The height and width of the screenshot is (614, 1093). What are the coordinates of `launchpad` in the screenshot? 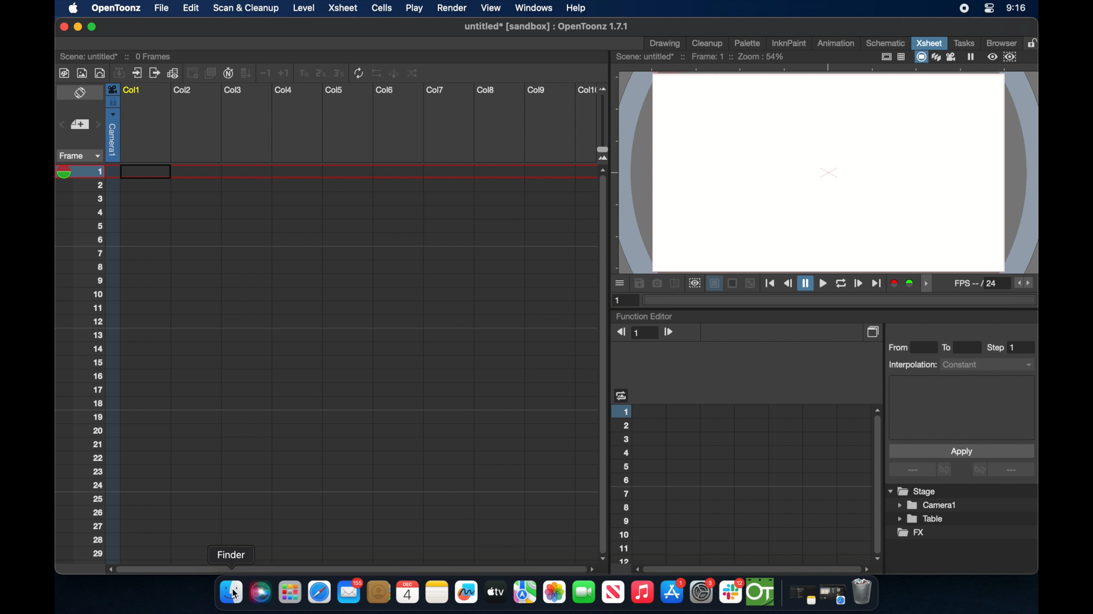 It's located at (289, 594).